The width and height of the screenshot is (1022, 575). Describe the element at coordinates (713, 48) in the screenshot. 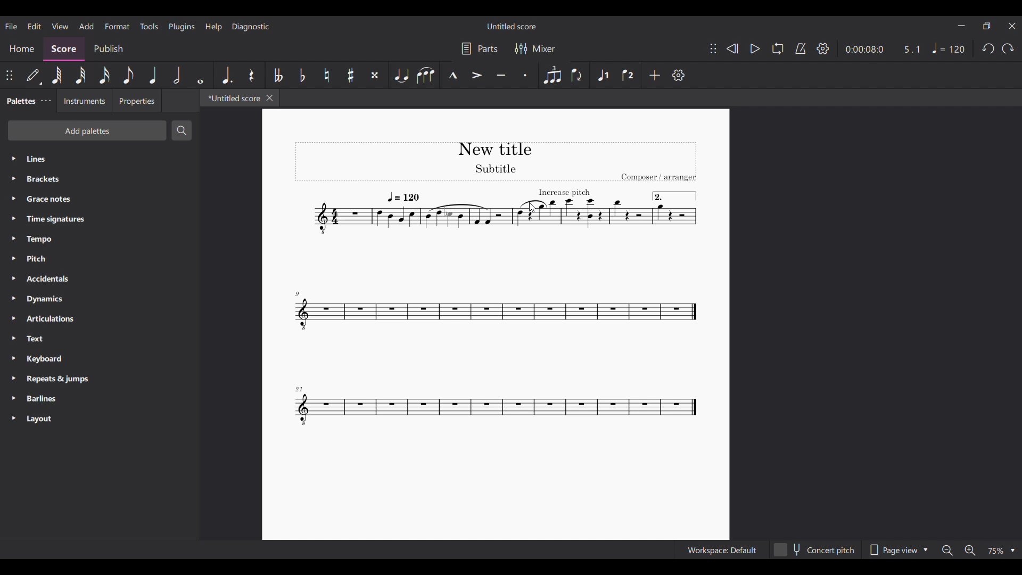

I see `Change position` at that location.